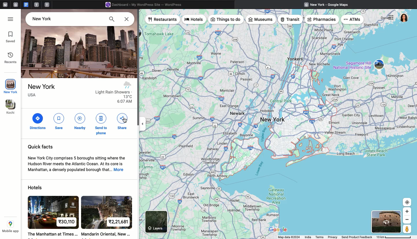 The width and height of the screenshot is (417, 239). What do you see at coordinates (10, 227) in the screenshot?
I see `Mobile app` at bounding box center [10, 227].